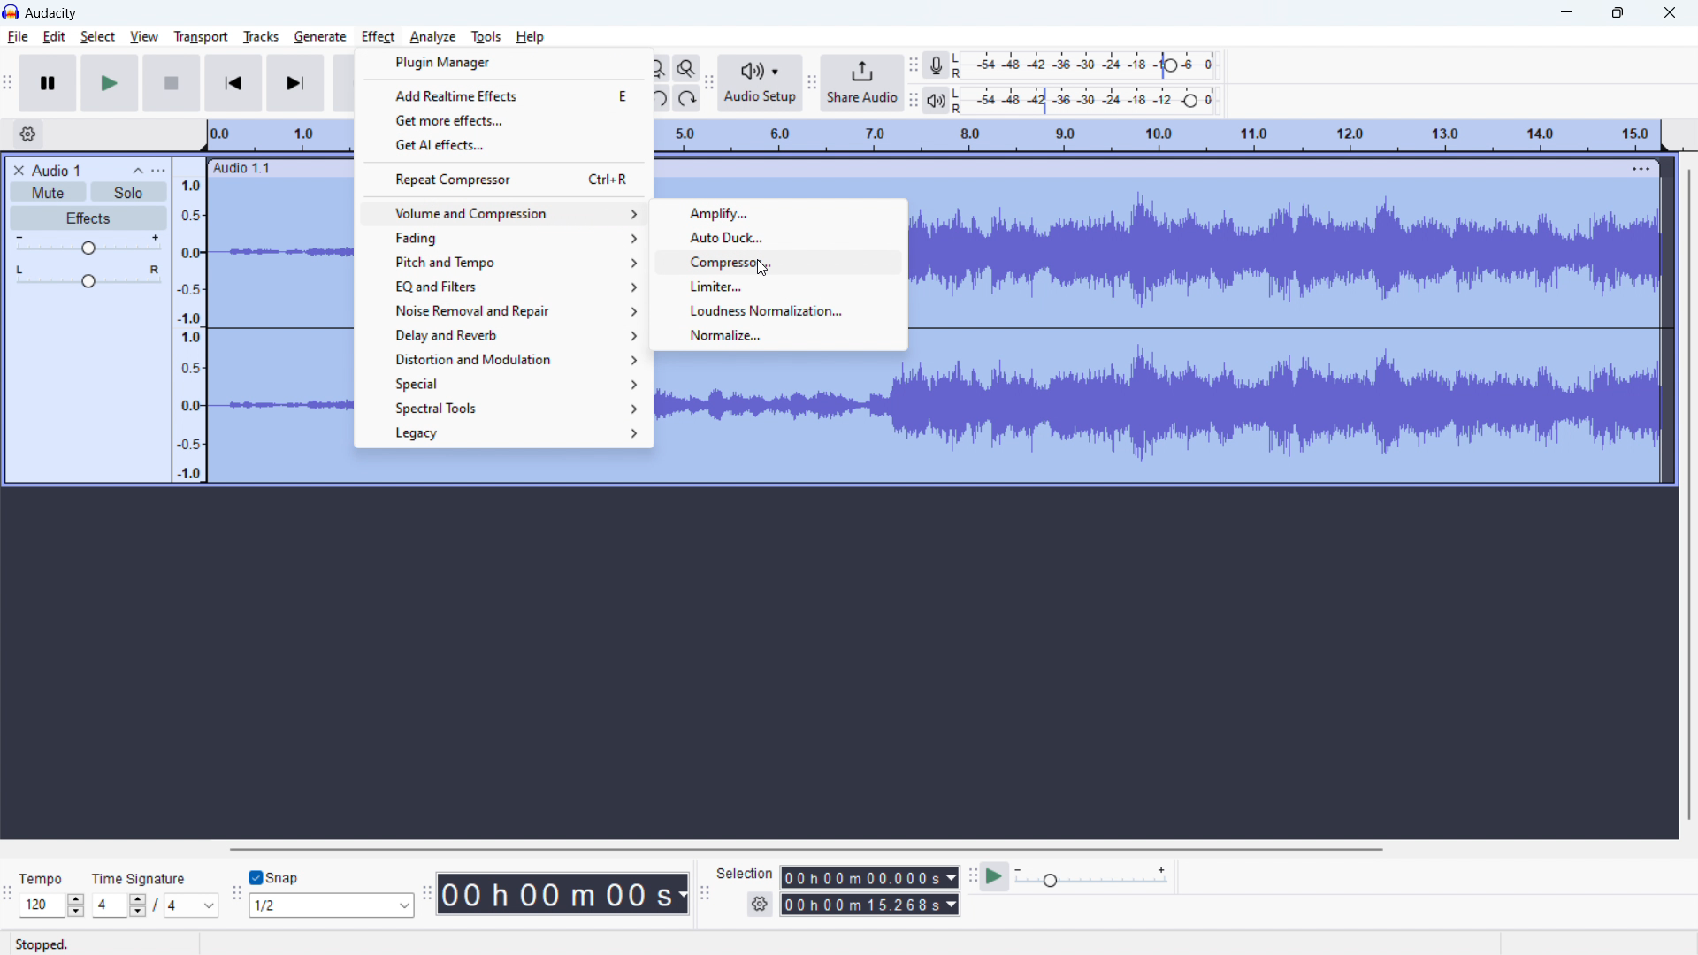  Describe the element at coordinates (201, 37) in the screenshot. I see `transport` at that location.